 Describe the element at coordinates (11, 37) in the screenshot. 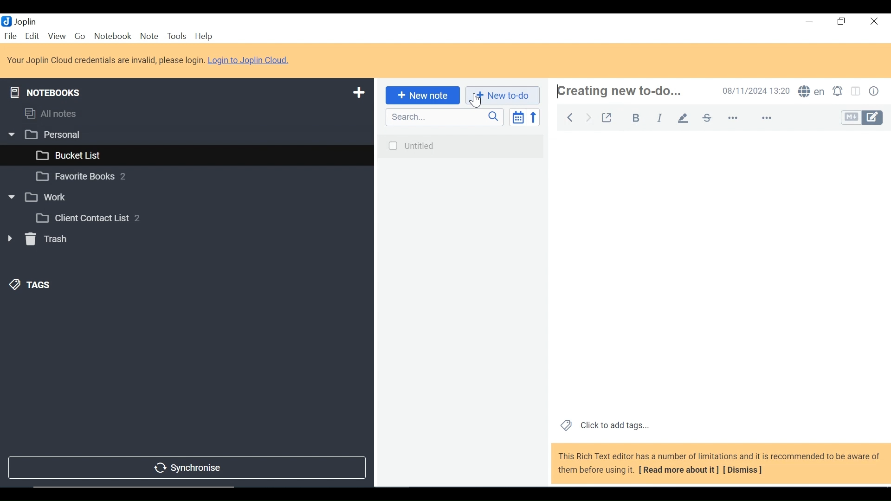

I see `File` at that location.